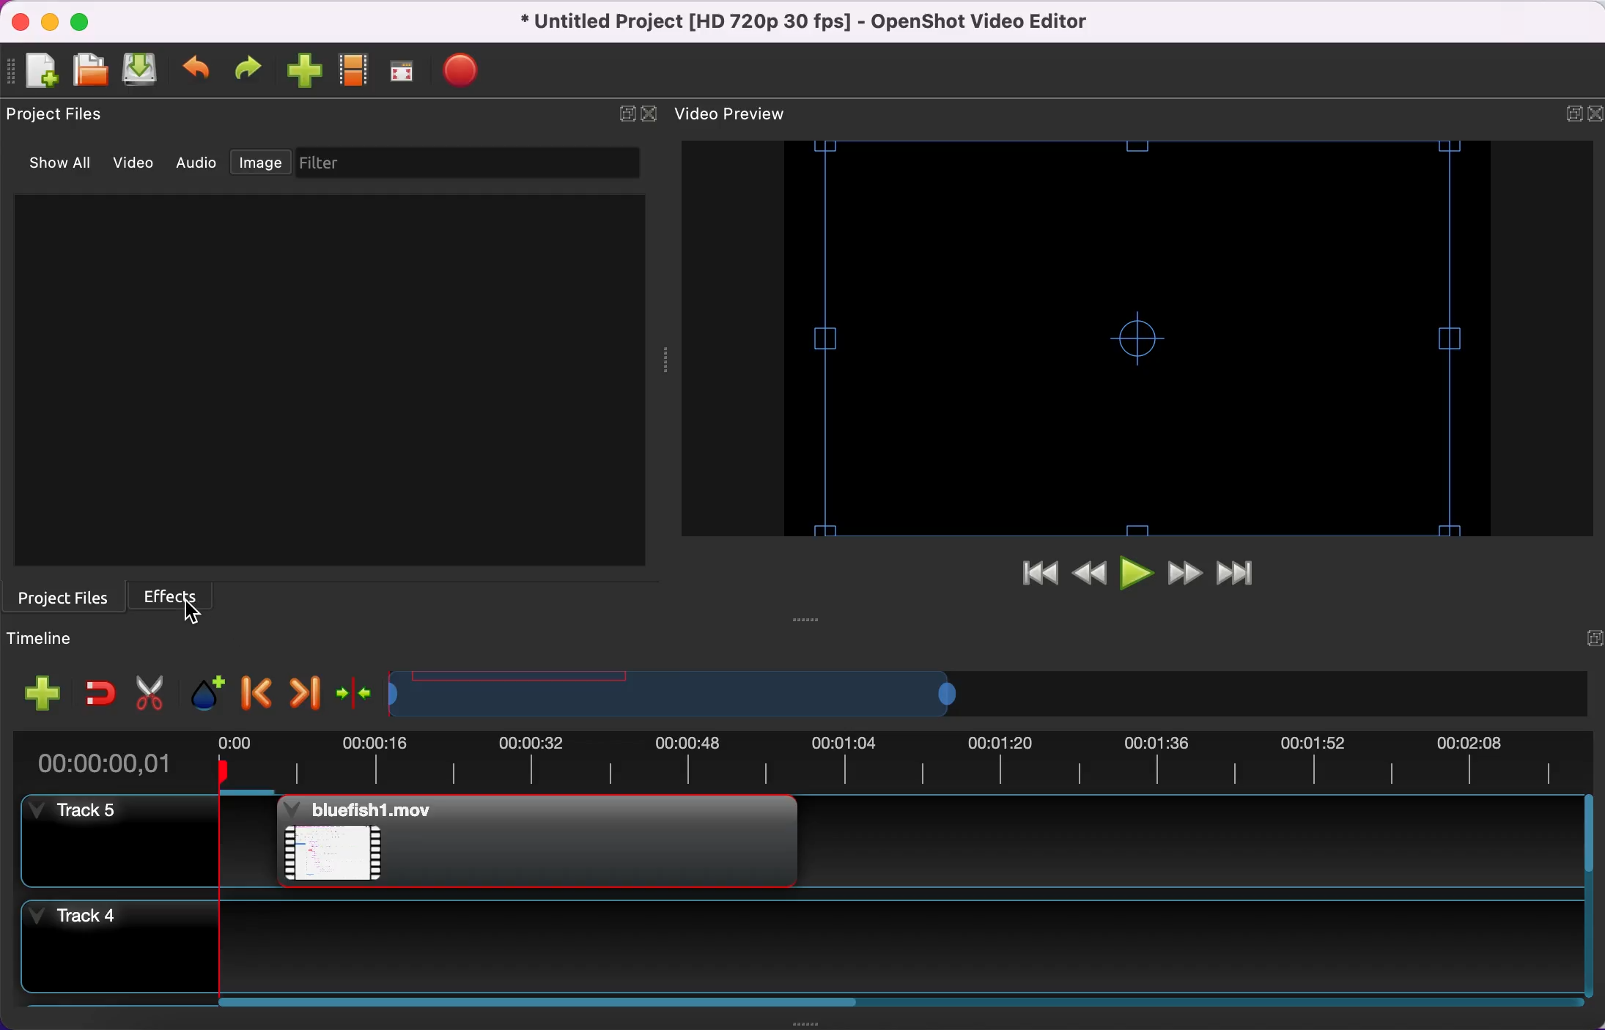 This screenshot has width=1605, height=1030. Describe the element at coordinates (40, 74) in the screenshot. I see `add new file` at that location.